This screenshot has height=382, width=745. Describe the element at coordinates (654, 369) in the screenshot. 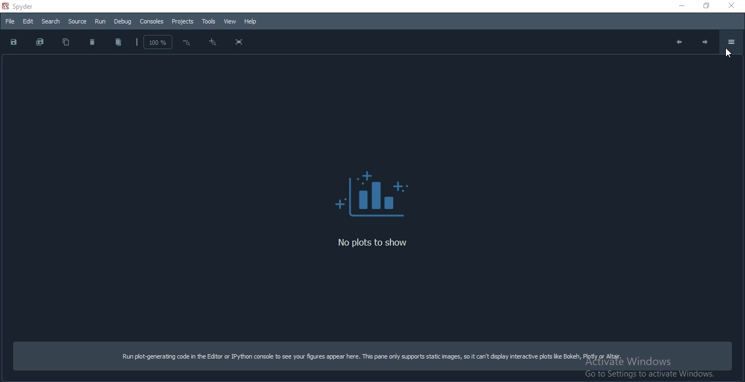

I see `activate windows . go to Settings to activate Windows.` at that location.